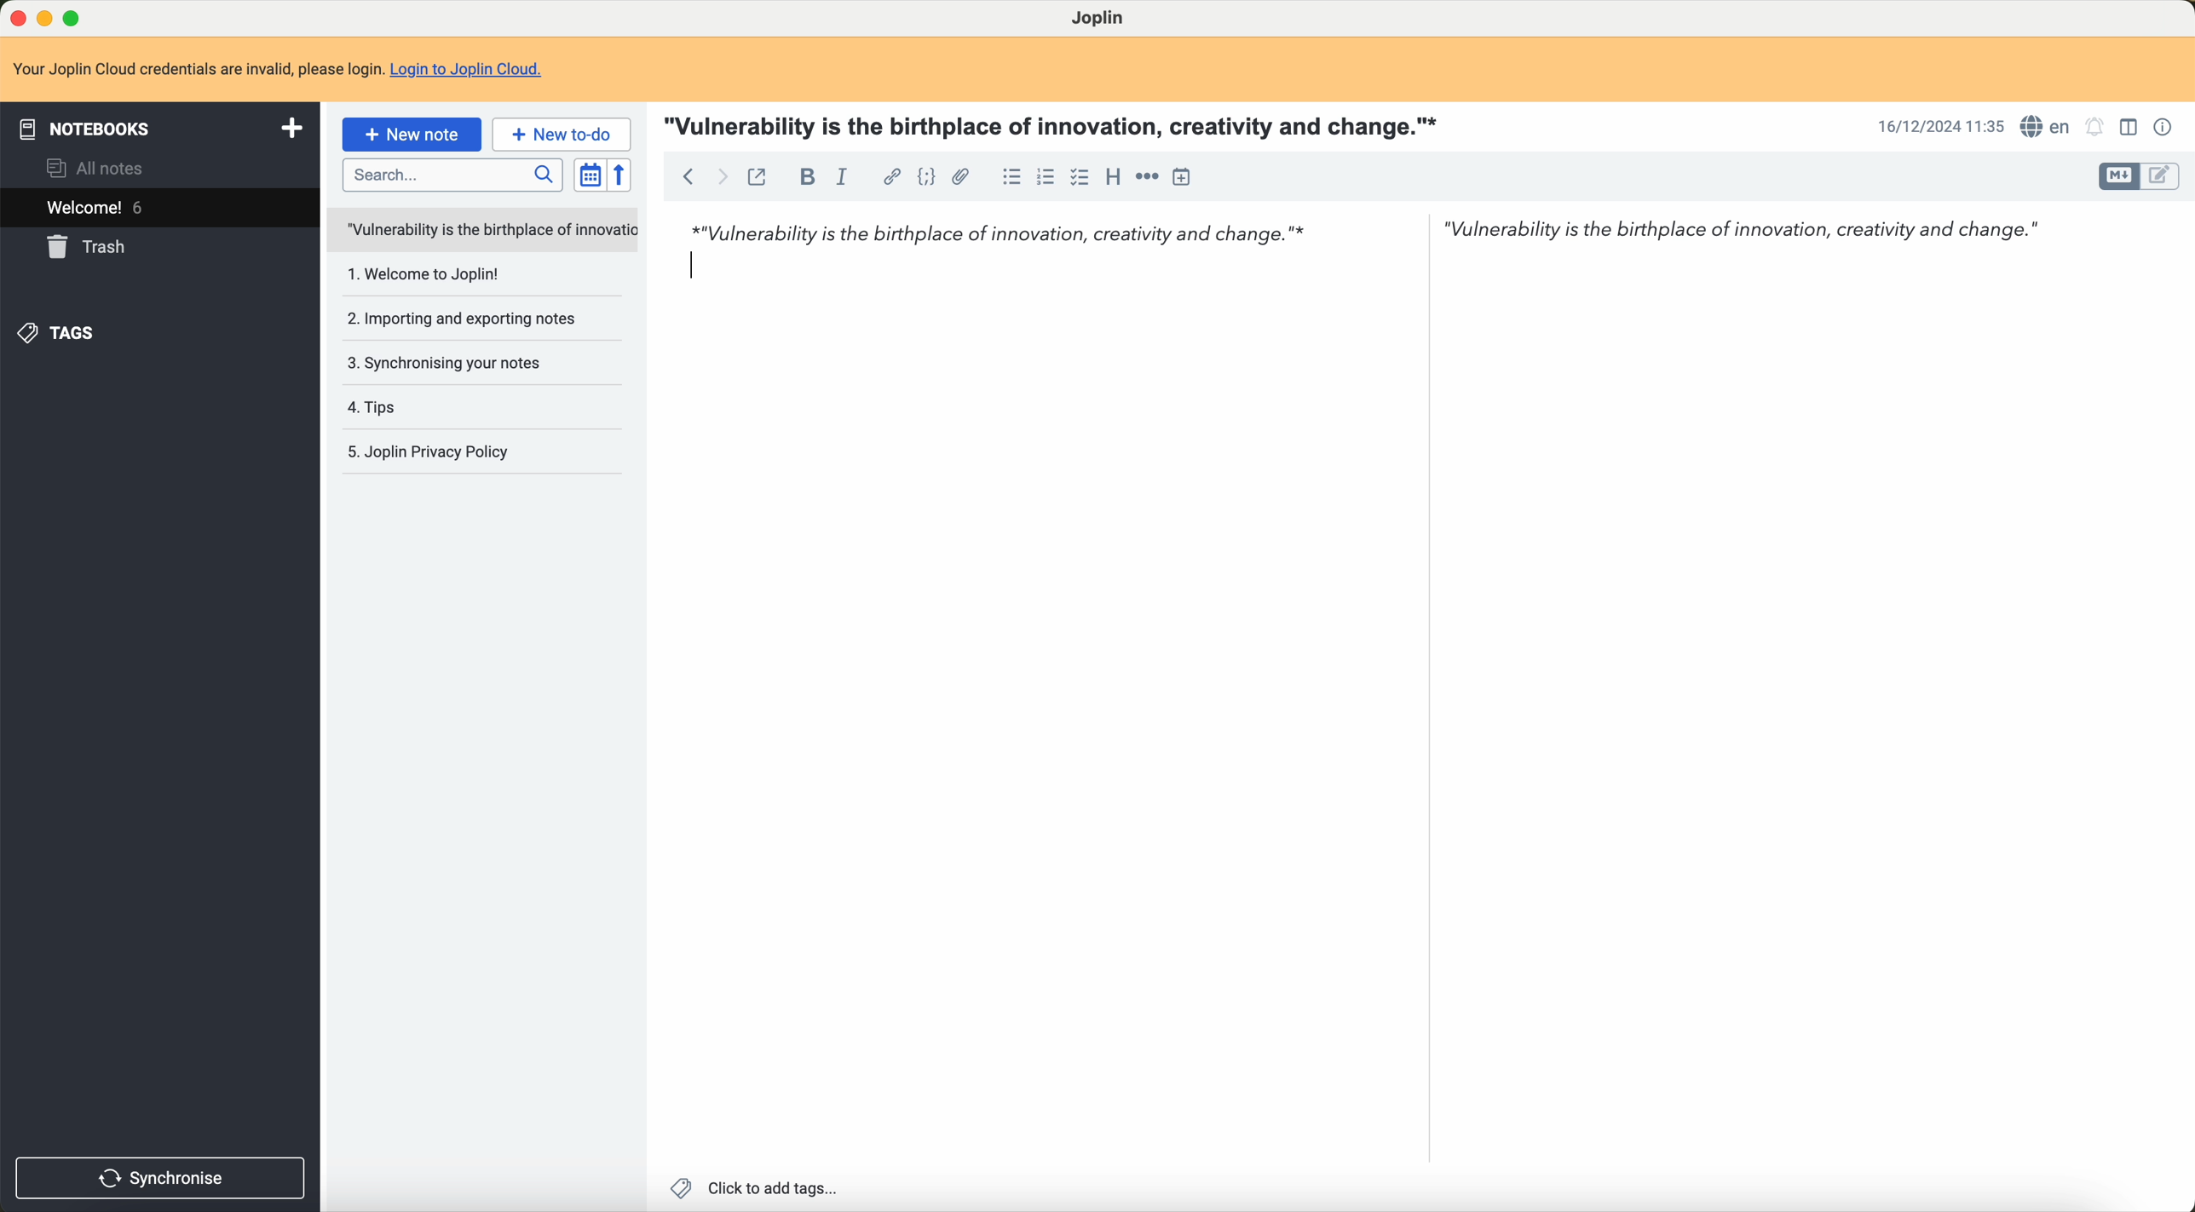 The image size is (2195, 1212). I want to click on hyperlink, so click(889, 175).